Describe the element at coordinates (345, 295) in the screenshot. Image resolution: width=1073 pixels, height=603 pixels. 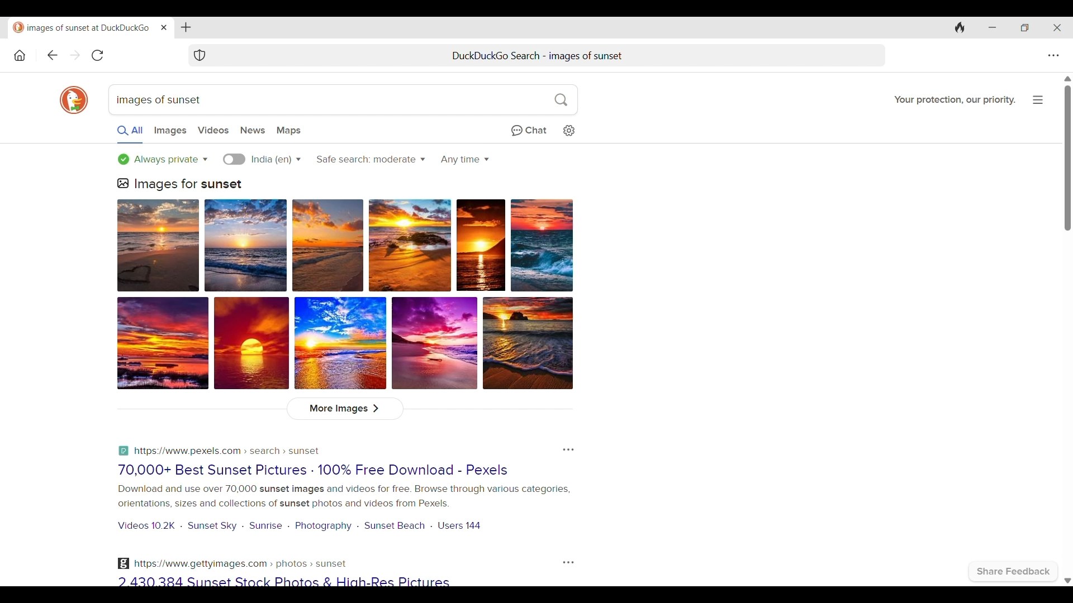
I see `Images for sunset` at that location.